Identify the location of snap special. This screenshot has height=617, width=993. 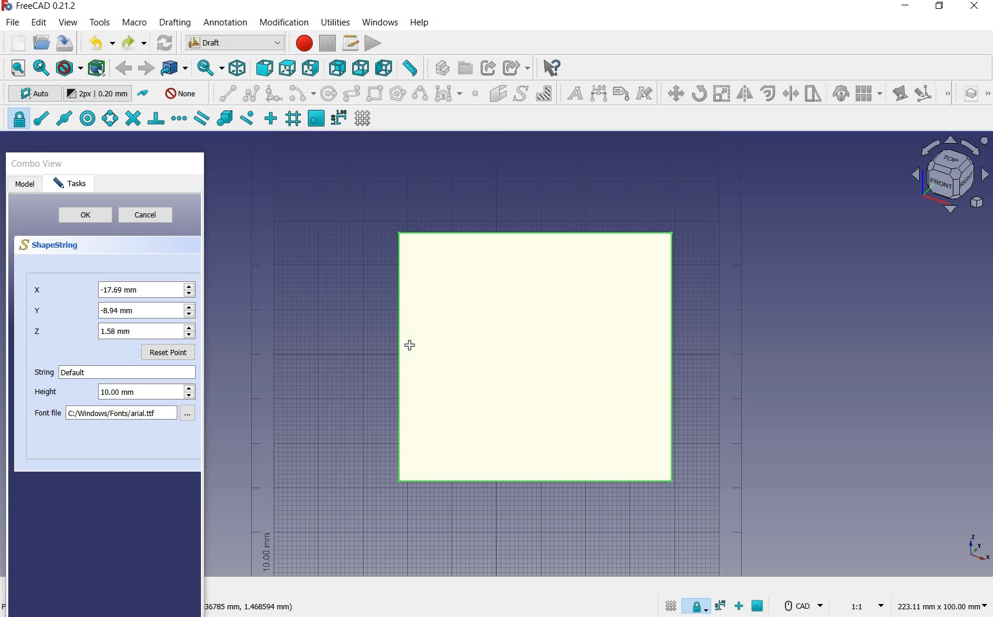
(223, 119).